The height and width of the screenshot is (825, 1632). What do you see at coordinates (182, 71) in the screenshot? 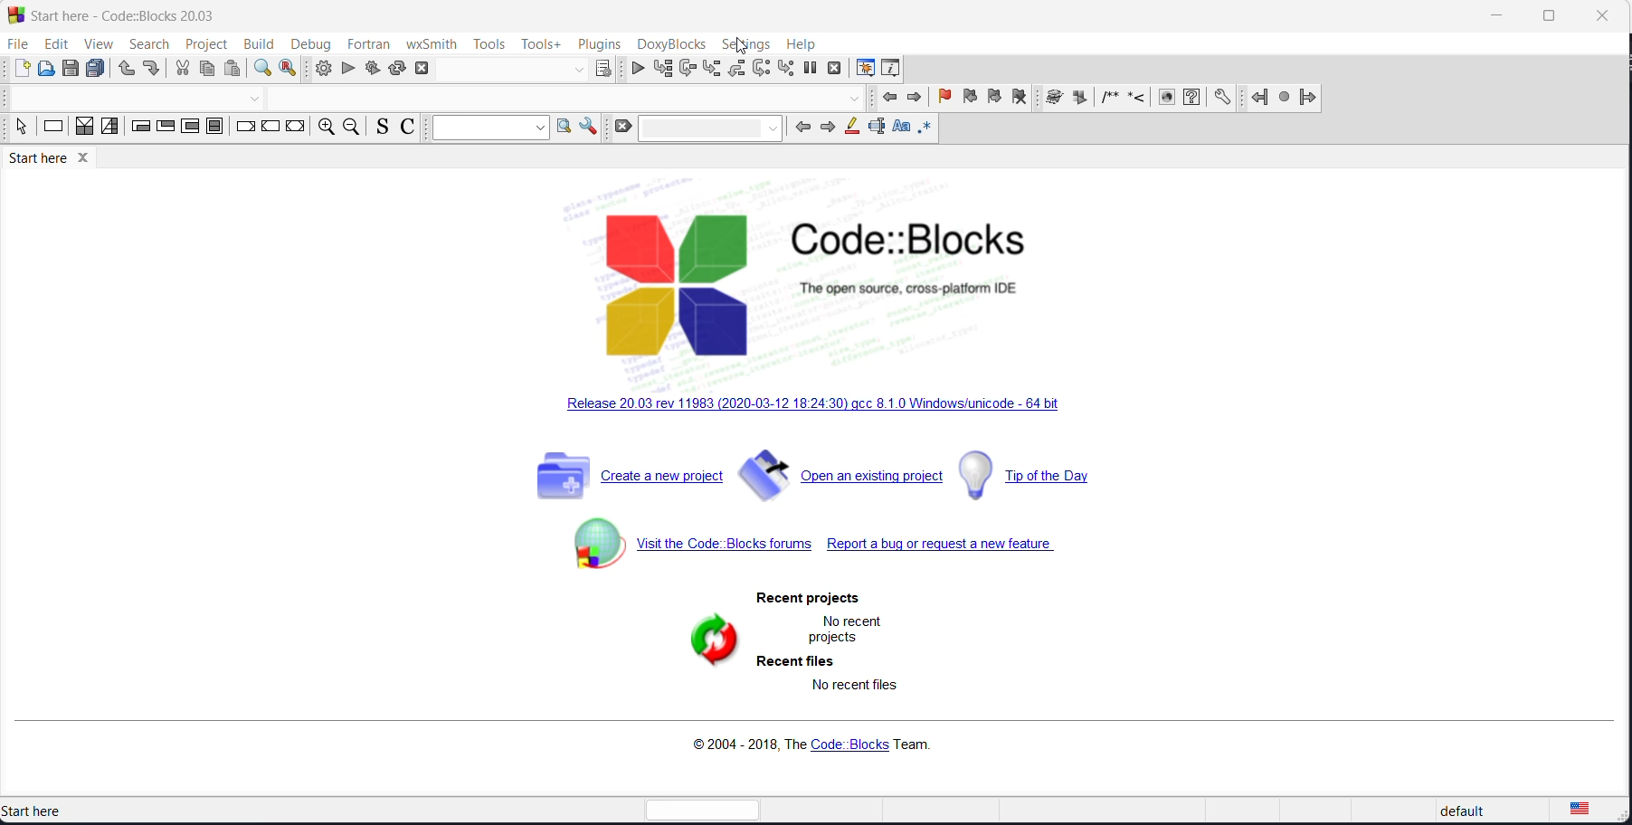
I see `cut` at bounding box center [182, 71].